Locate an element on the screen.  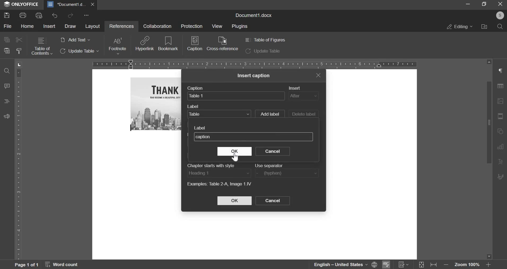
Spell Checking is located at coordinates (385, 264).